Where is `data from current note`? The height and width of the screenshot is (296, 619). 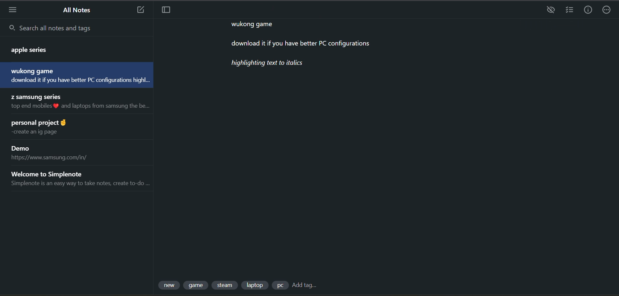 data from current note is located at coordinates (295, 37).